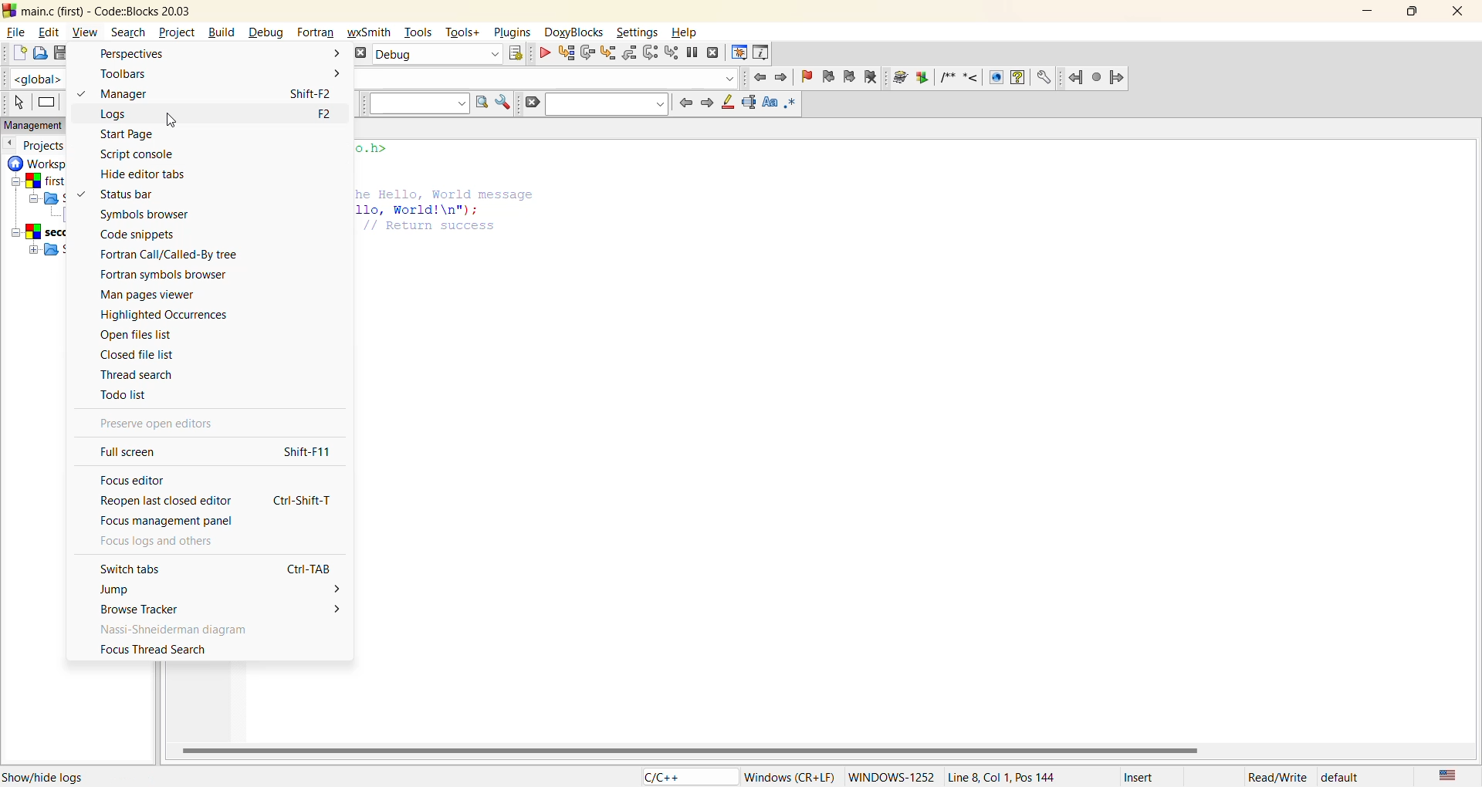 This screenshot has width=1482, height=787. Describe the element at coordinates (37, 53) in the screenshot. I see `open` at that location.